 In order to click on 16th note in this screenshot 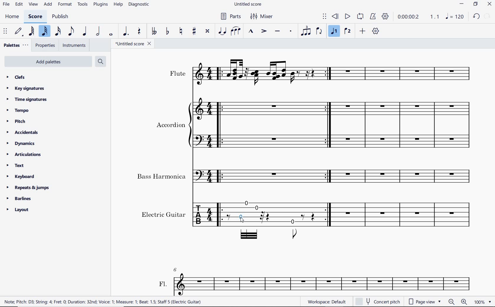, I will do `click(58, 31)`.